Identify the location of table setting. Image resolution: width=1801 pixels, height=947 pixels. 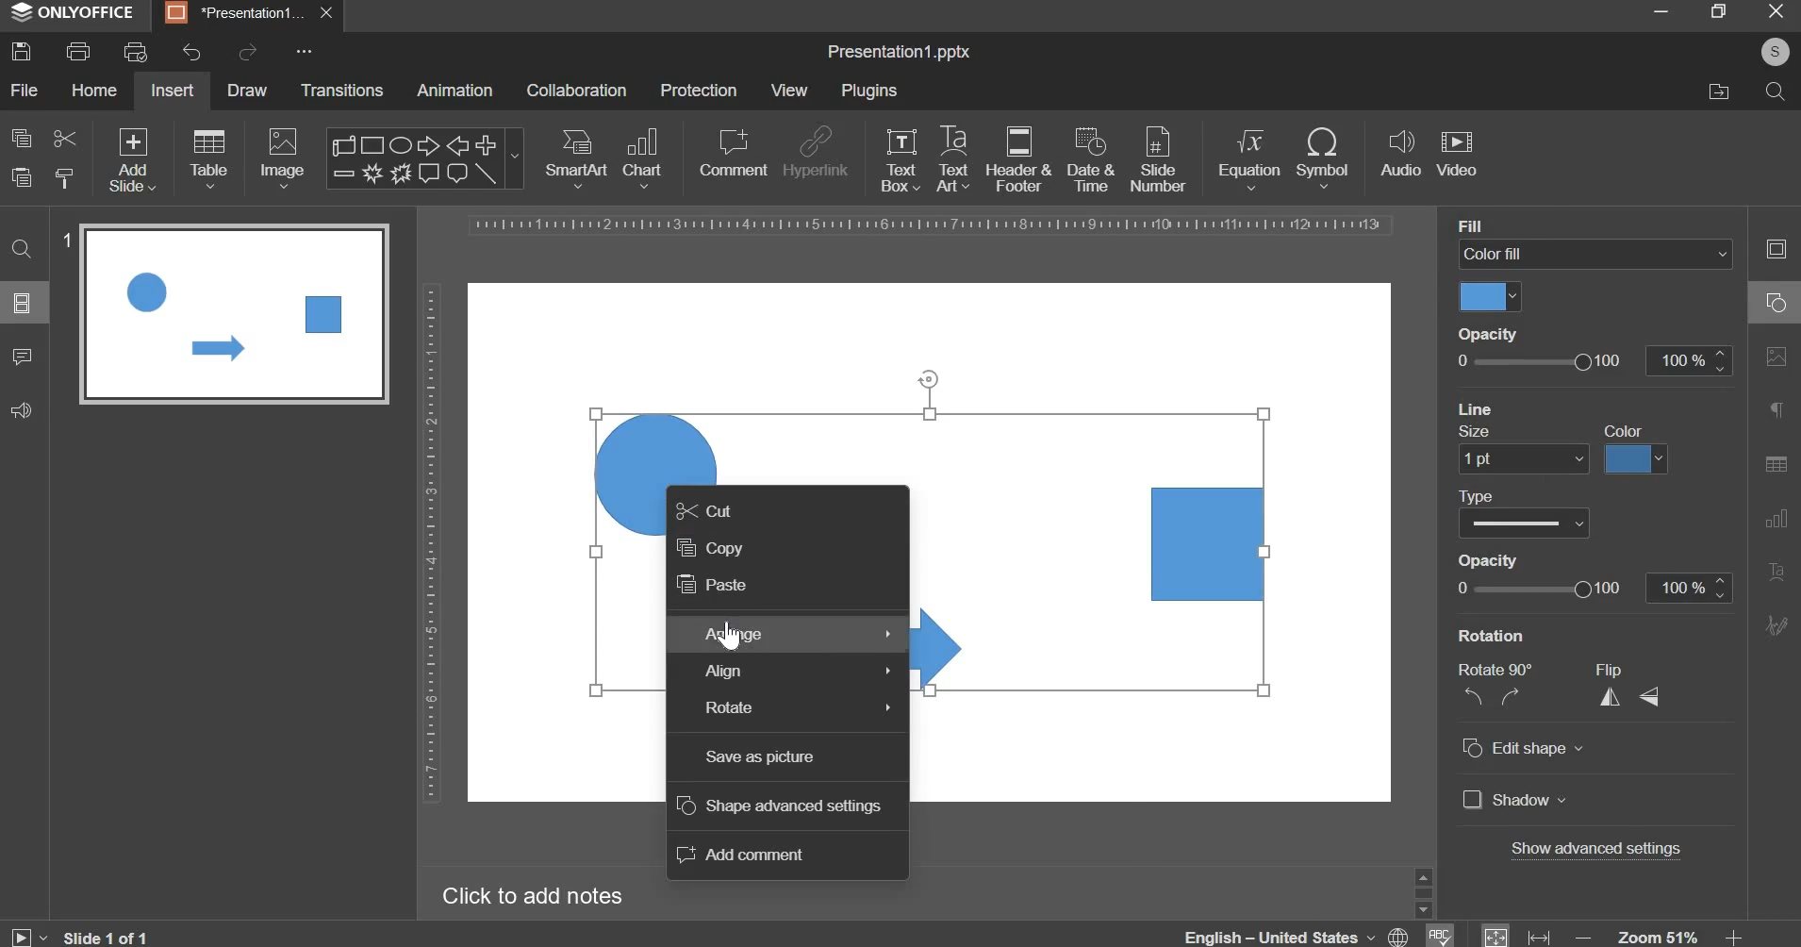
(1776, 463).